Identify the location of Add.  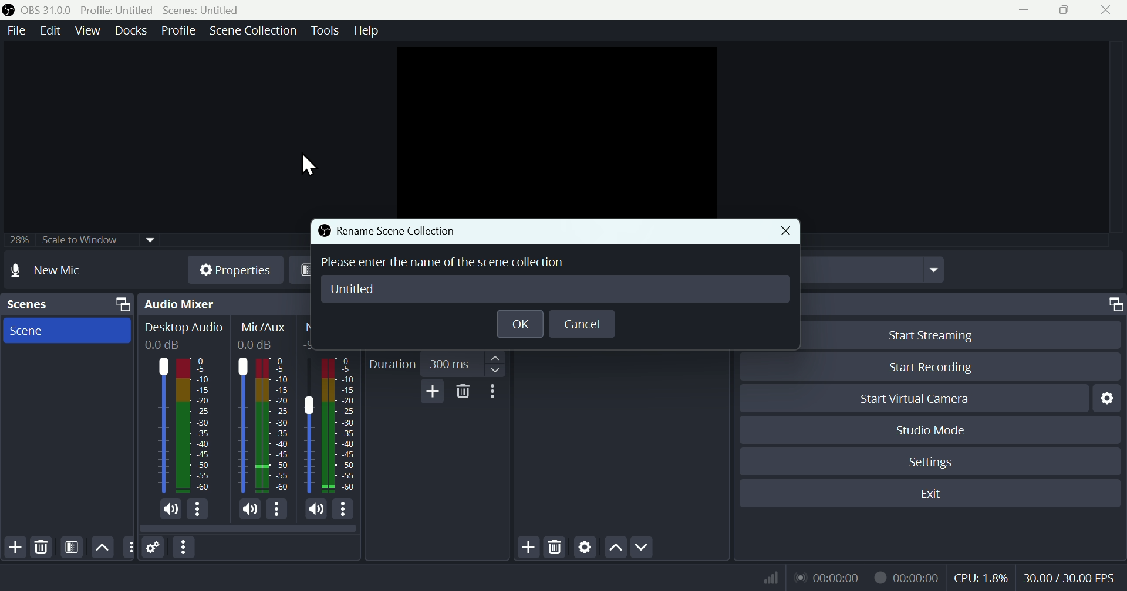
(522, 548).